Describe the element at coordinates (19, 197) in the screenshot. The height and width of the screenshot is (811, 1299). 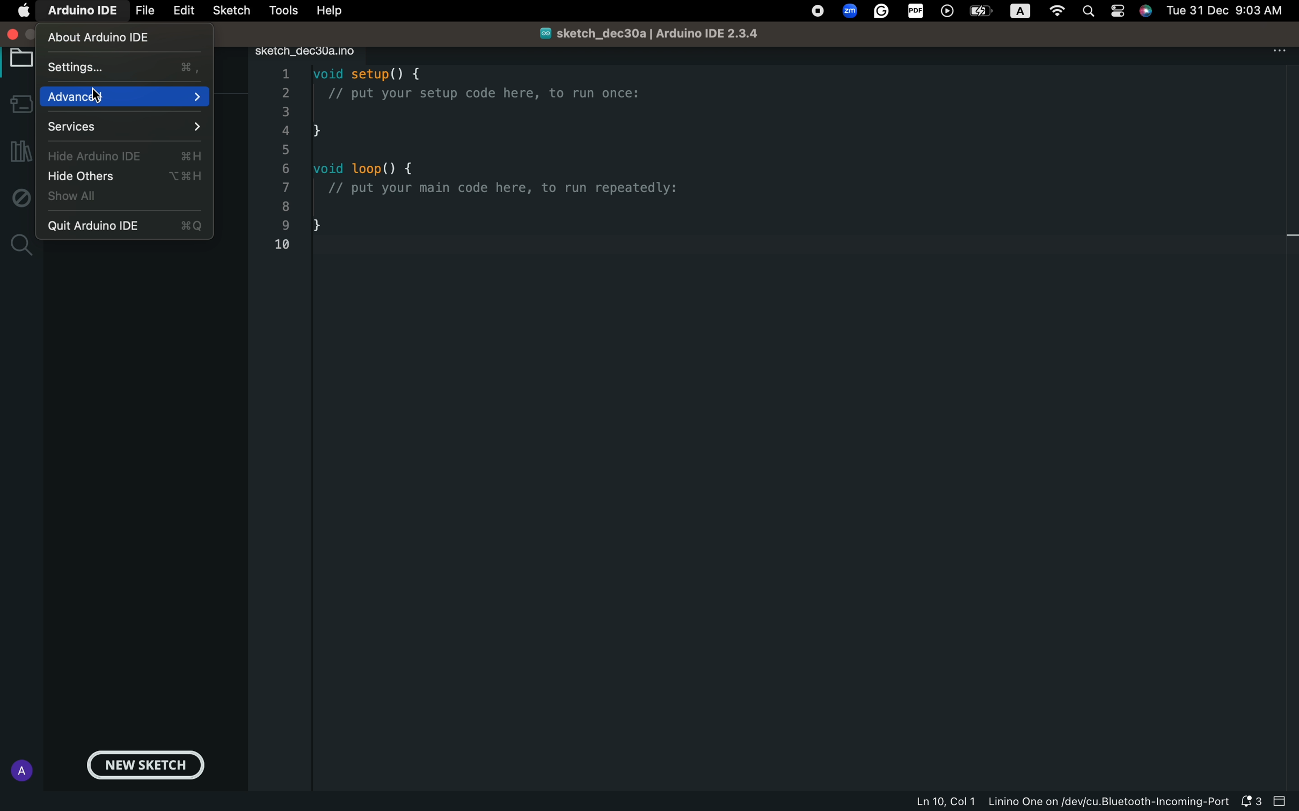
I see `debug` at that location.